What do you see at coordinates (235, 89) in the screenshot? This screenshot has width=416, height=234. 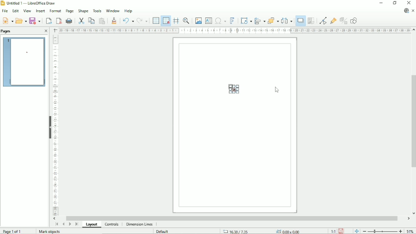 I see `ok Shadow effect applied` at bounding box center [235, 89].